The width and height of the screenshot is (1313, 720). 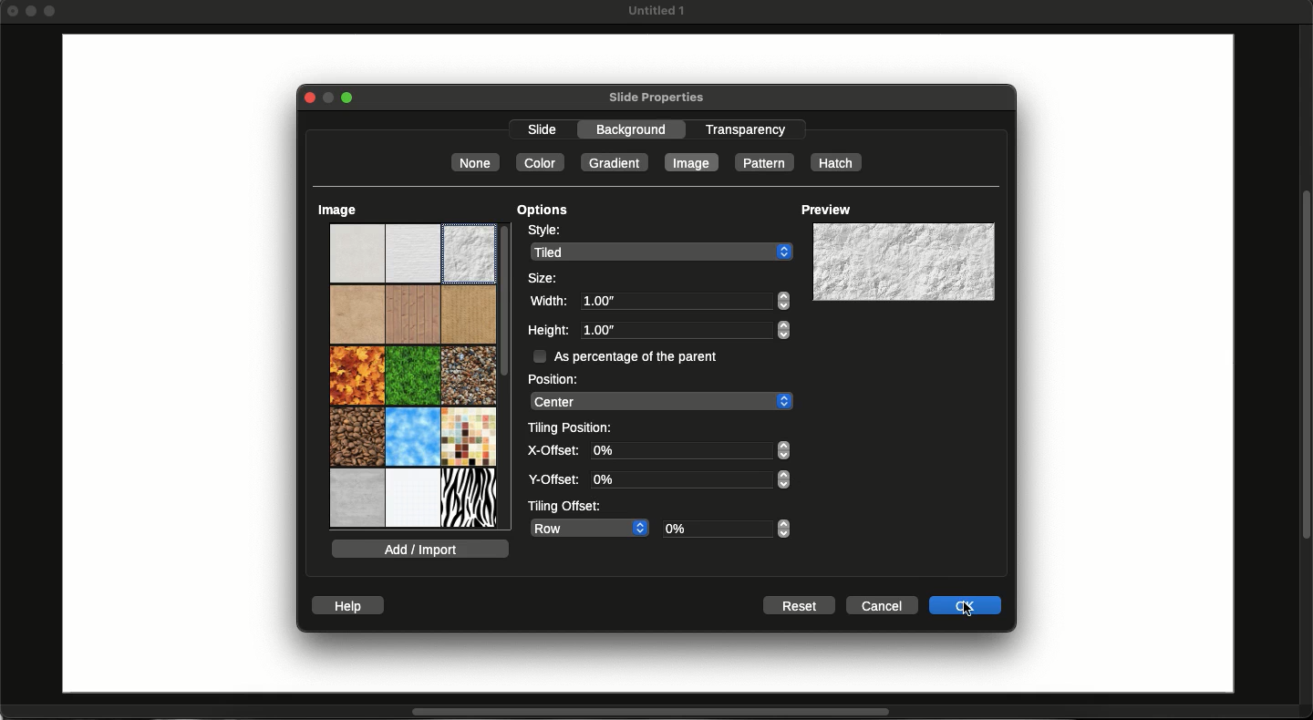 What do you see at coordinates (967, 605) in the screenshot?
I see `OK` at bounding box center [967, 605].